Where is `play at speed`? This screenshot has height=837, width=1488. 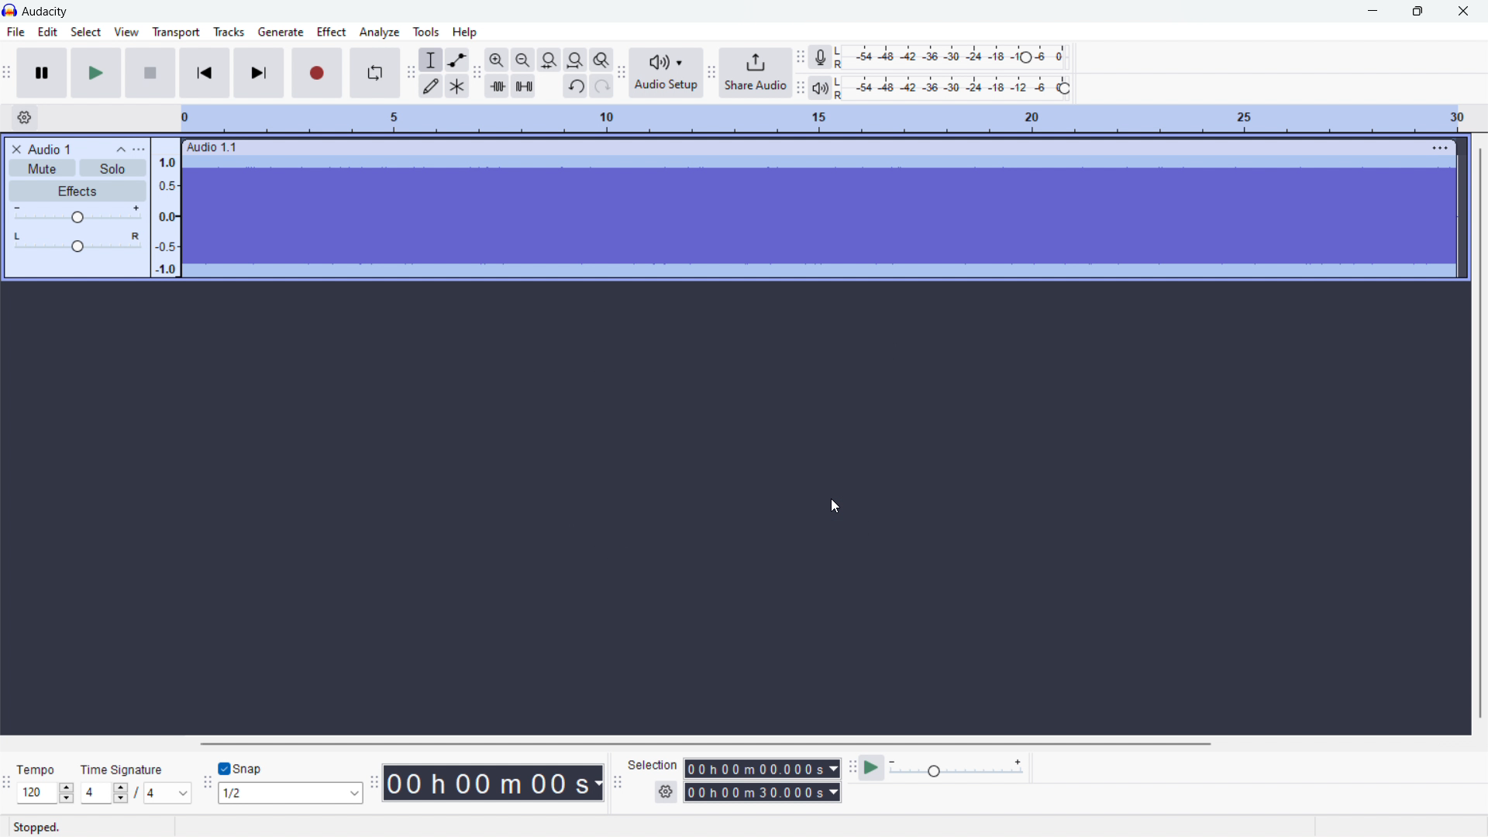
play at speed is located at coordinates (871, 767).